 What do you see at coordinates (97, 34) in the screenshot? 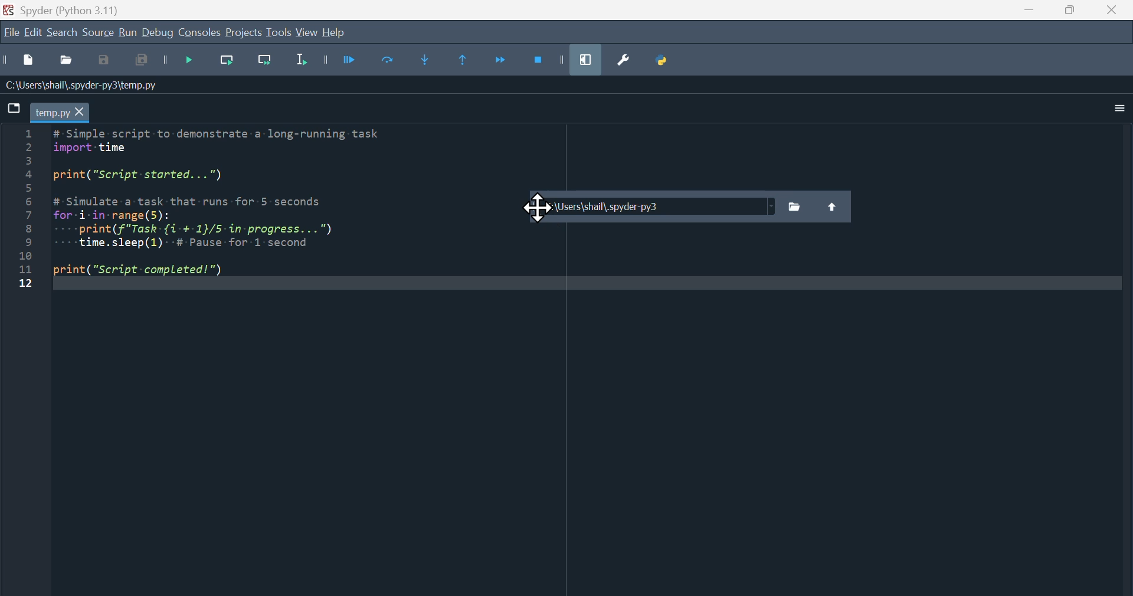
I see `source` at bounding box center [97, 34].